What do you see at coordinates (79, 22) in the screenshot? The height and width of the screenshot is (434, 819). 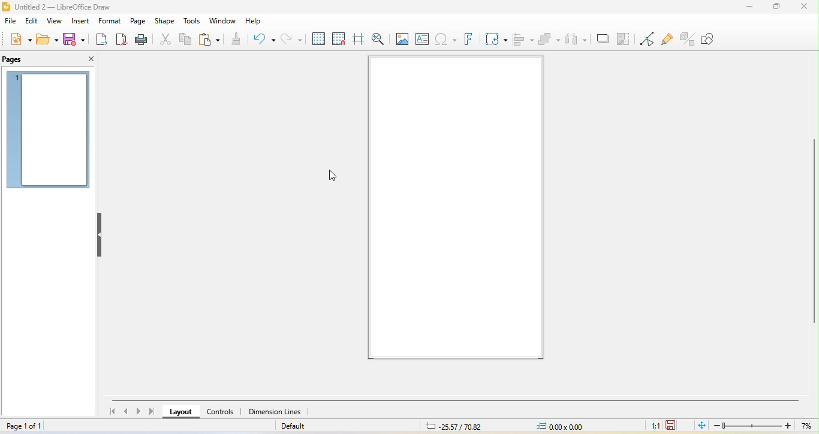 I see `insert` at bounding box center [79, 22].